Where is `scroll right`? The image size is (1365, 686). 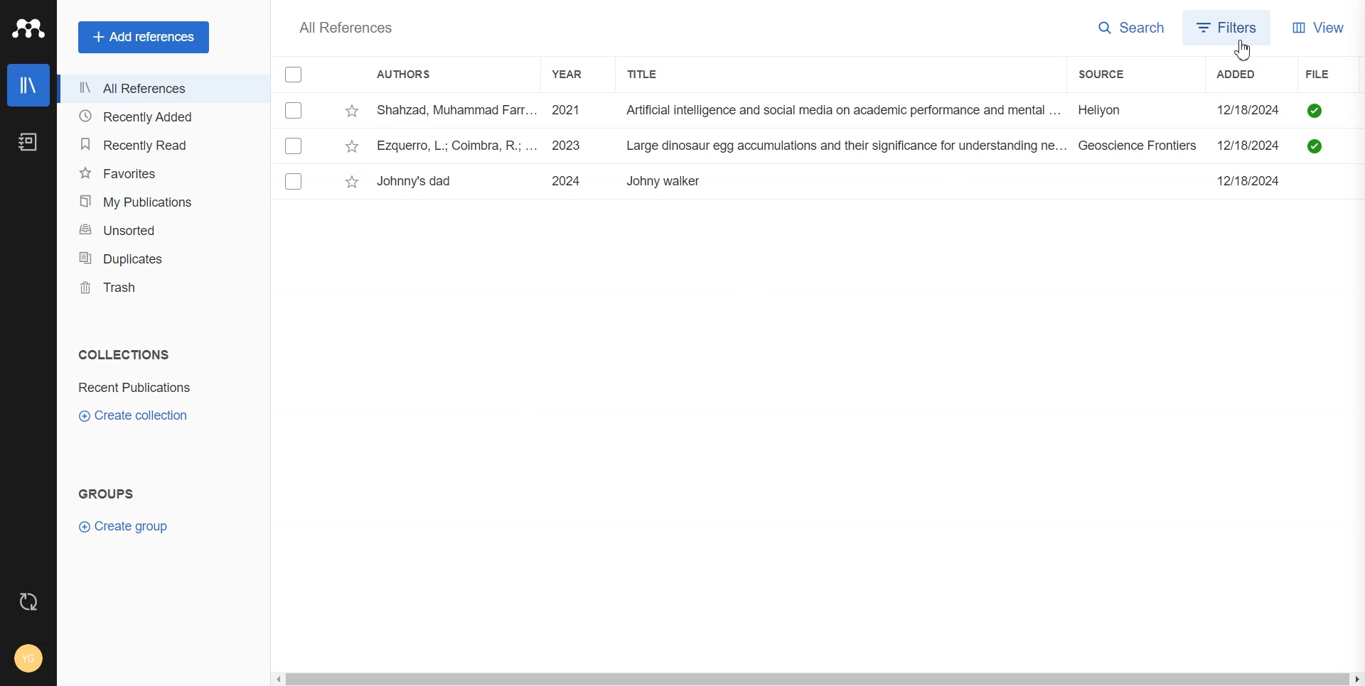
scroll right is located at coordinates (1356, 680).